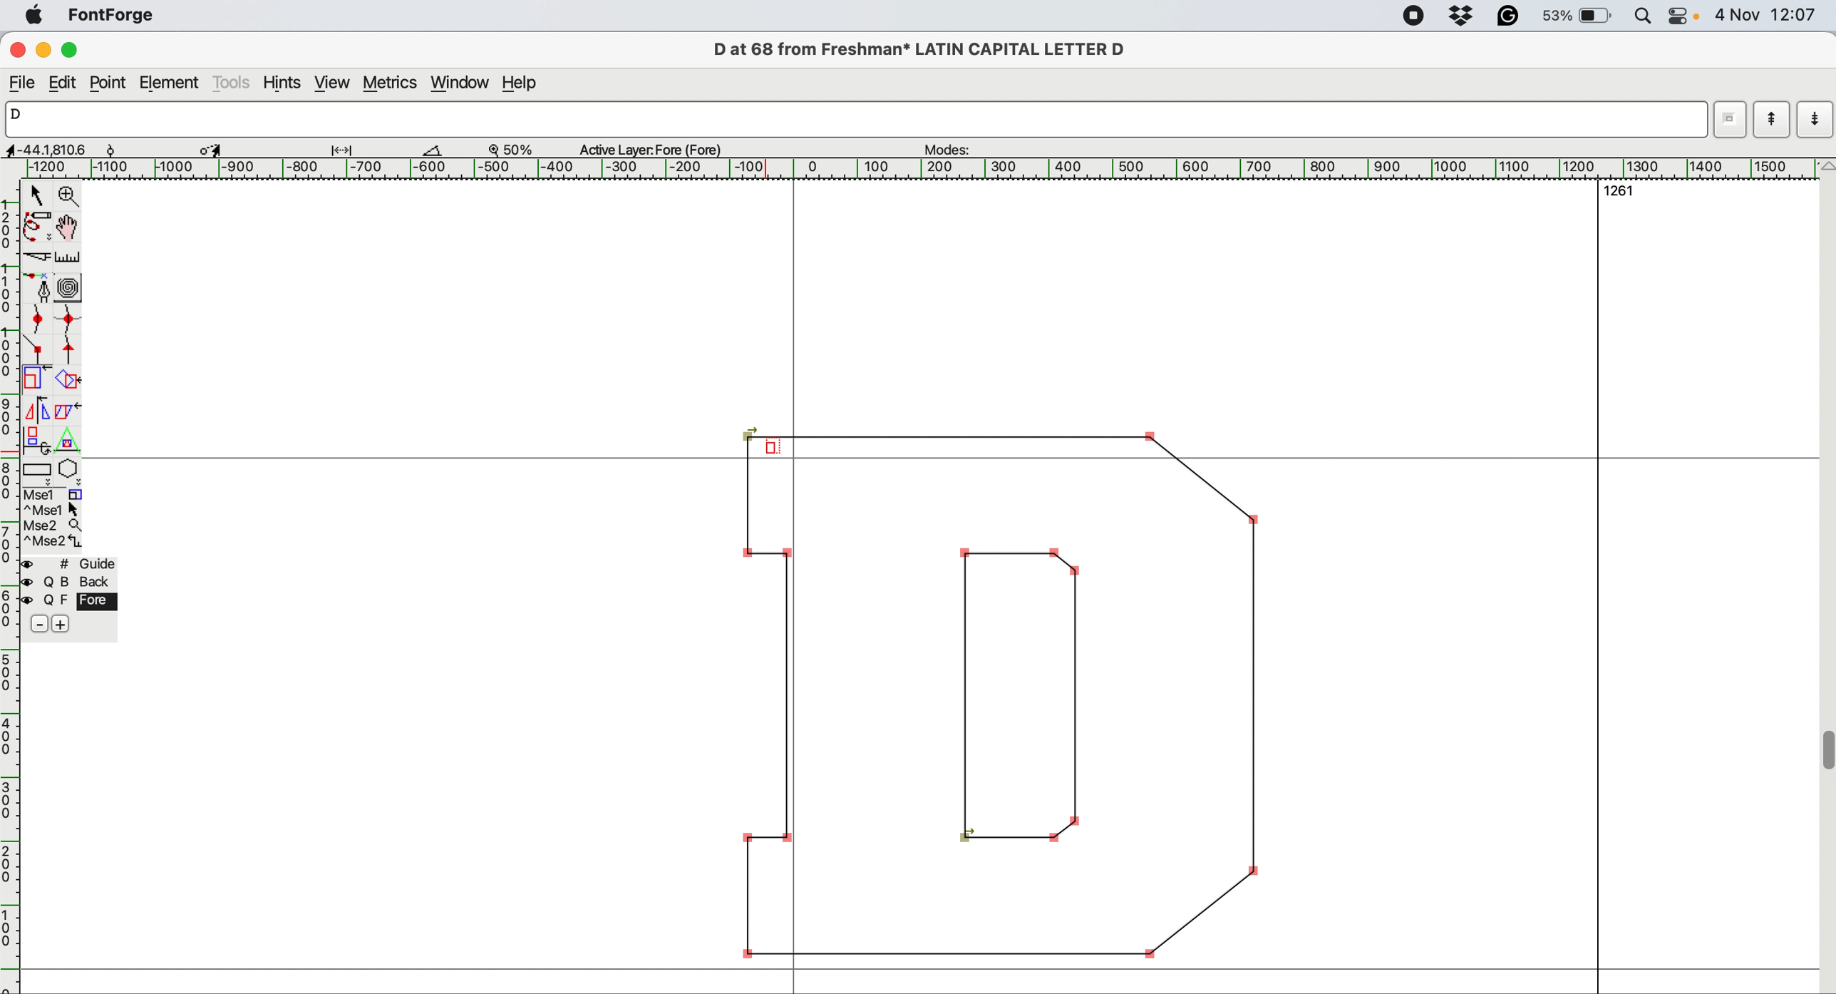 This screenshot has width=1836, height=994. What do you see at coordinates (73, 583) in the screenshot?
I see `Q B back` at bounding box center [73, 583].